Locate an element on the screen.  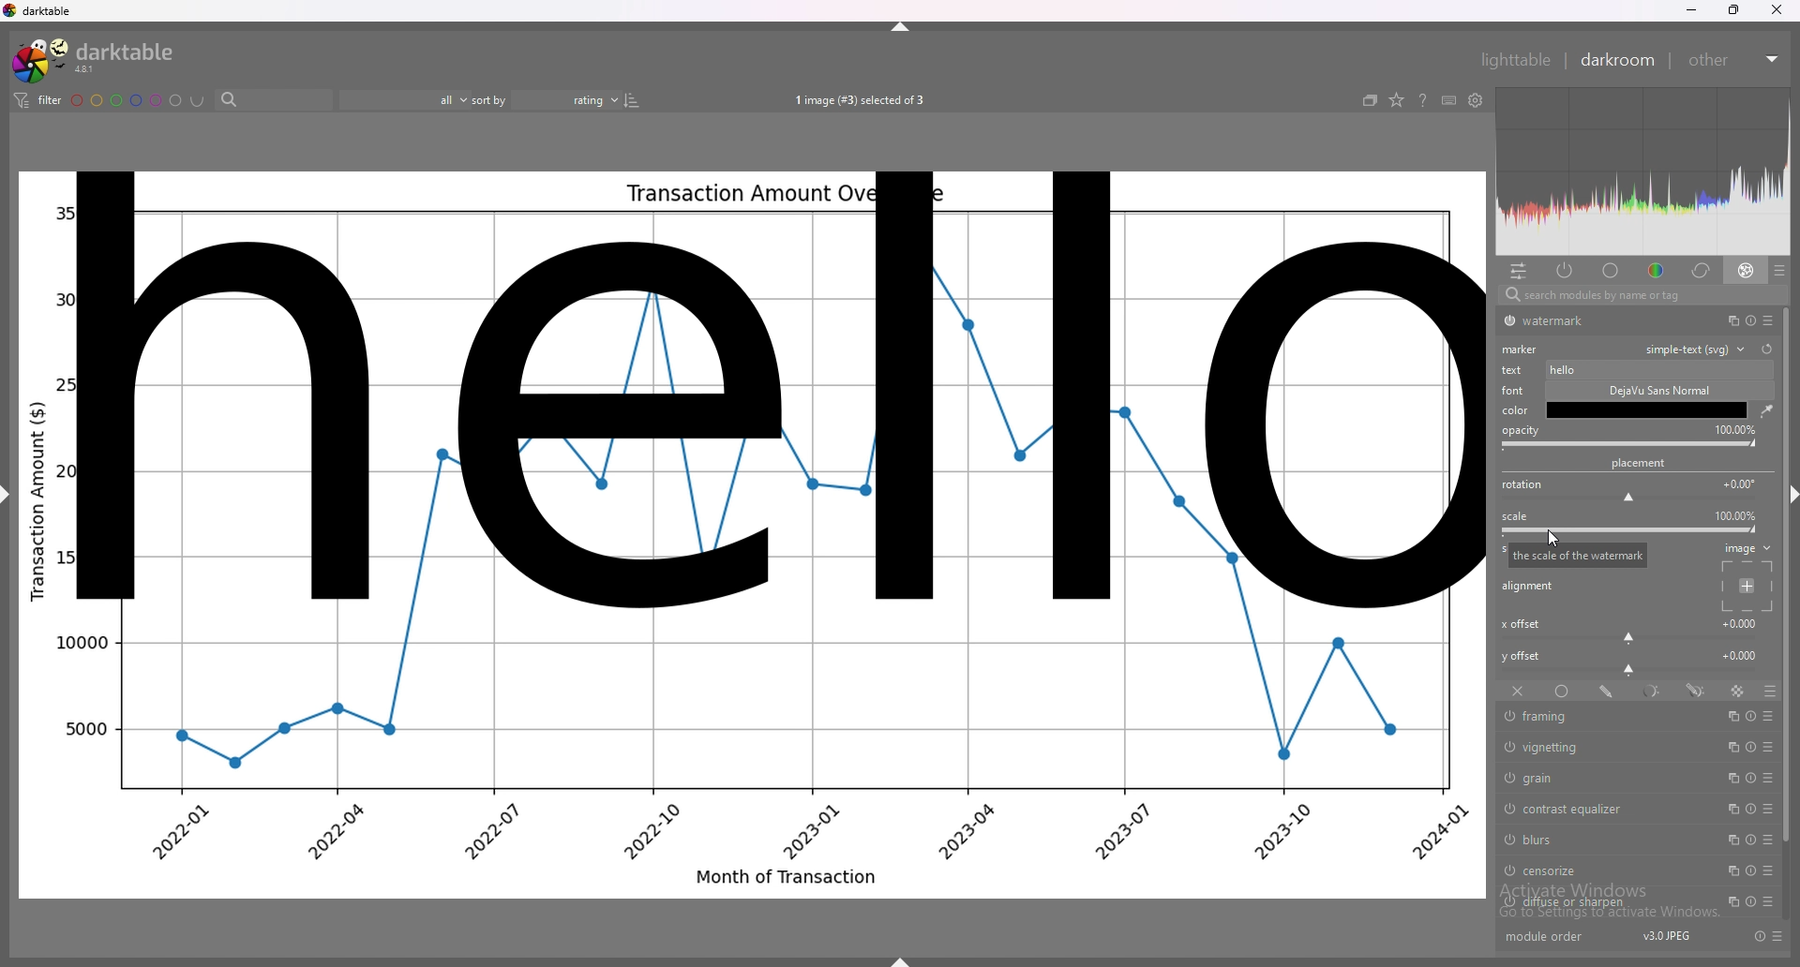
scale is located at coordinates (1515, 516).